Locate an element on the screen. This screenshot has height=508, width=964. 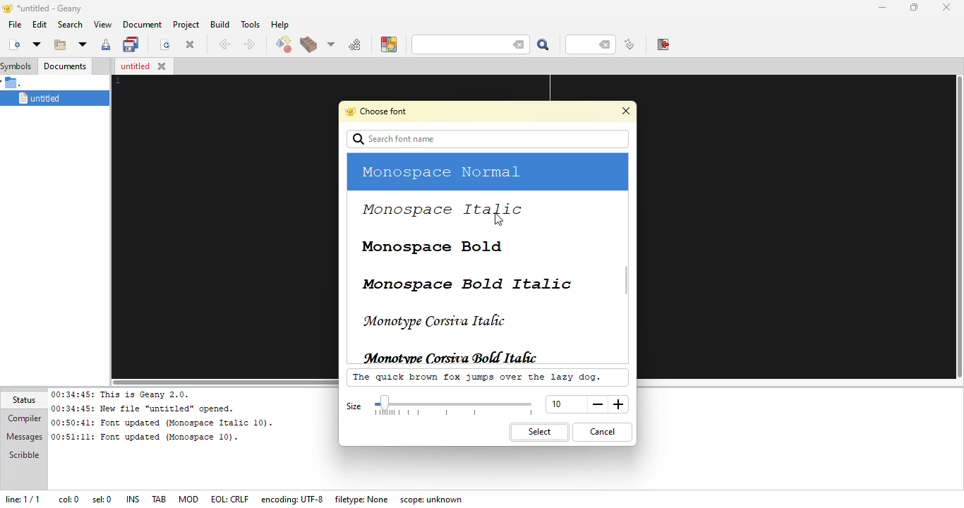
cursor is located at coordinates (500, 219).